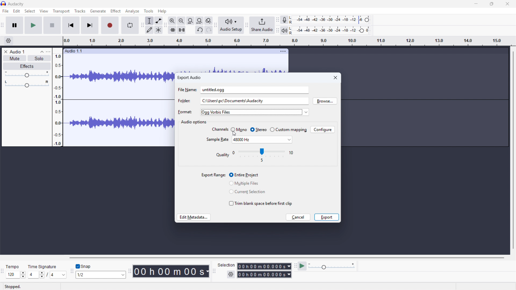 The image size is (516, 290). Describe the element at coordinates (215, 26) in the screenshot. I see `Audio setup toolbar ` at that location.